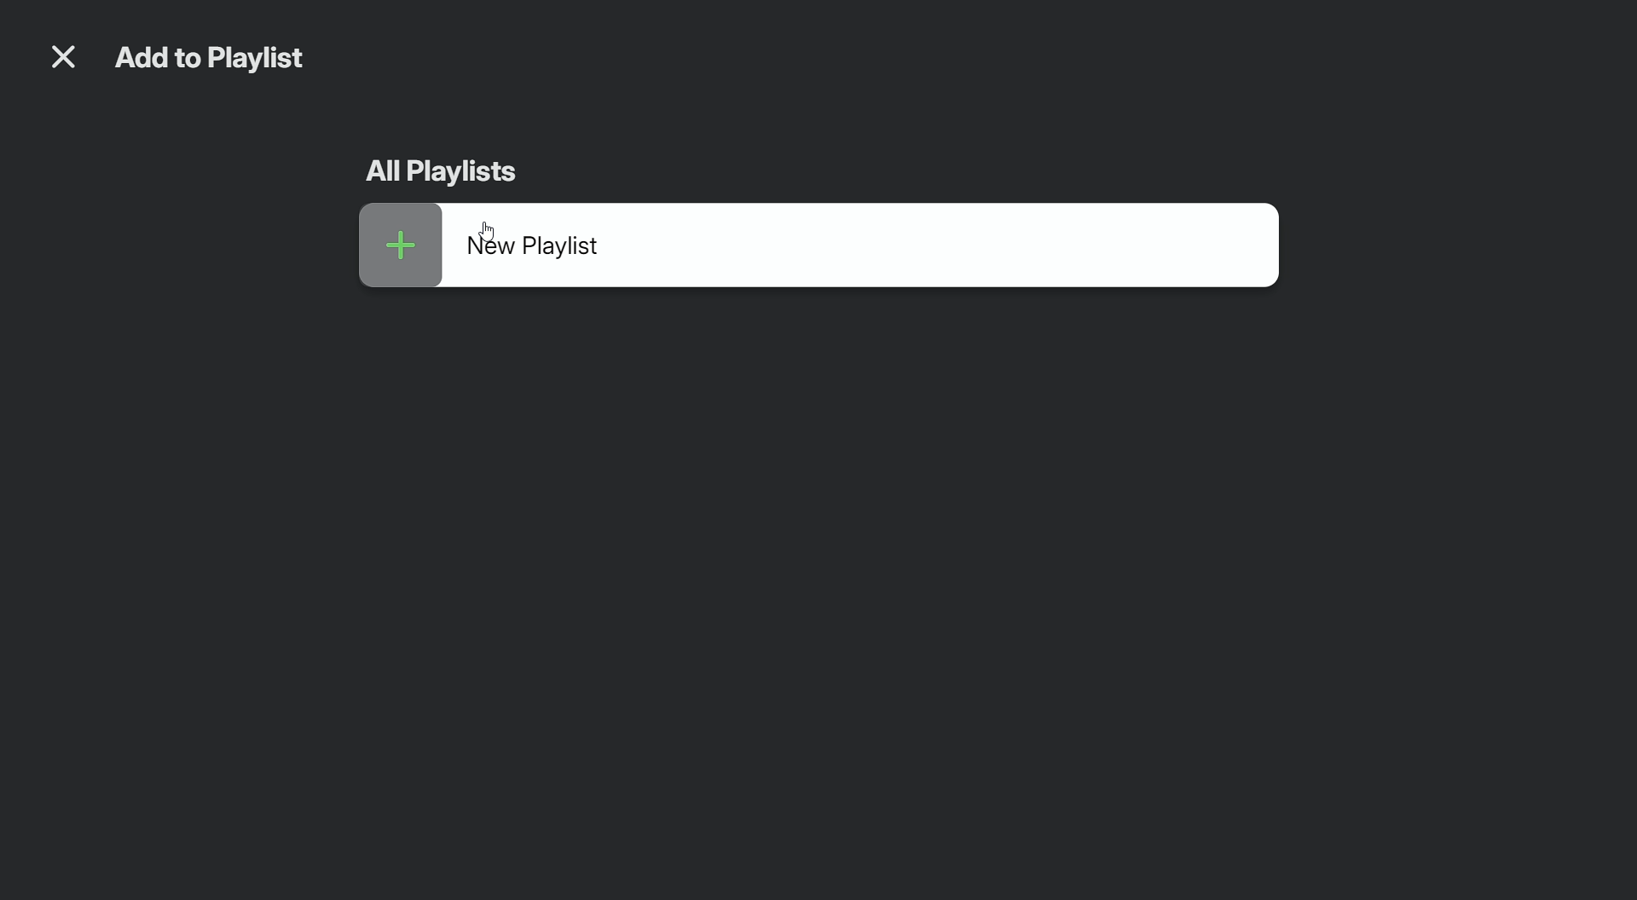 This screenshot has height=900, width=1637. What do you see at coordinates (223, 61) in the screenshot?
I see `Add to Playlist` at bounding box center [223, 61].